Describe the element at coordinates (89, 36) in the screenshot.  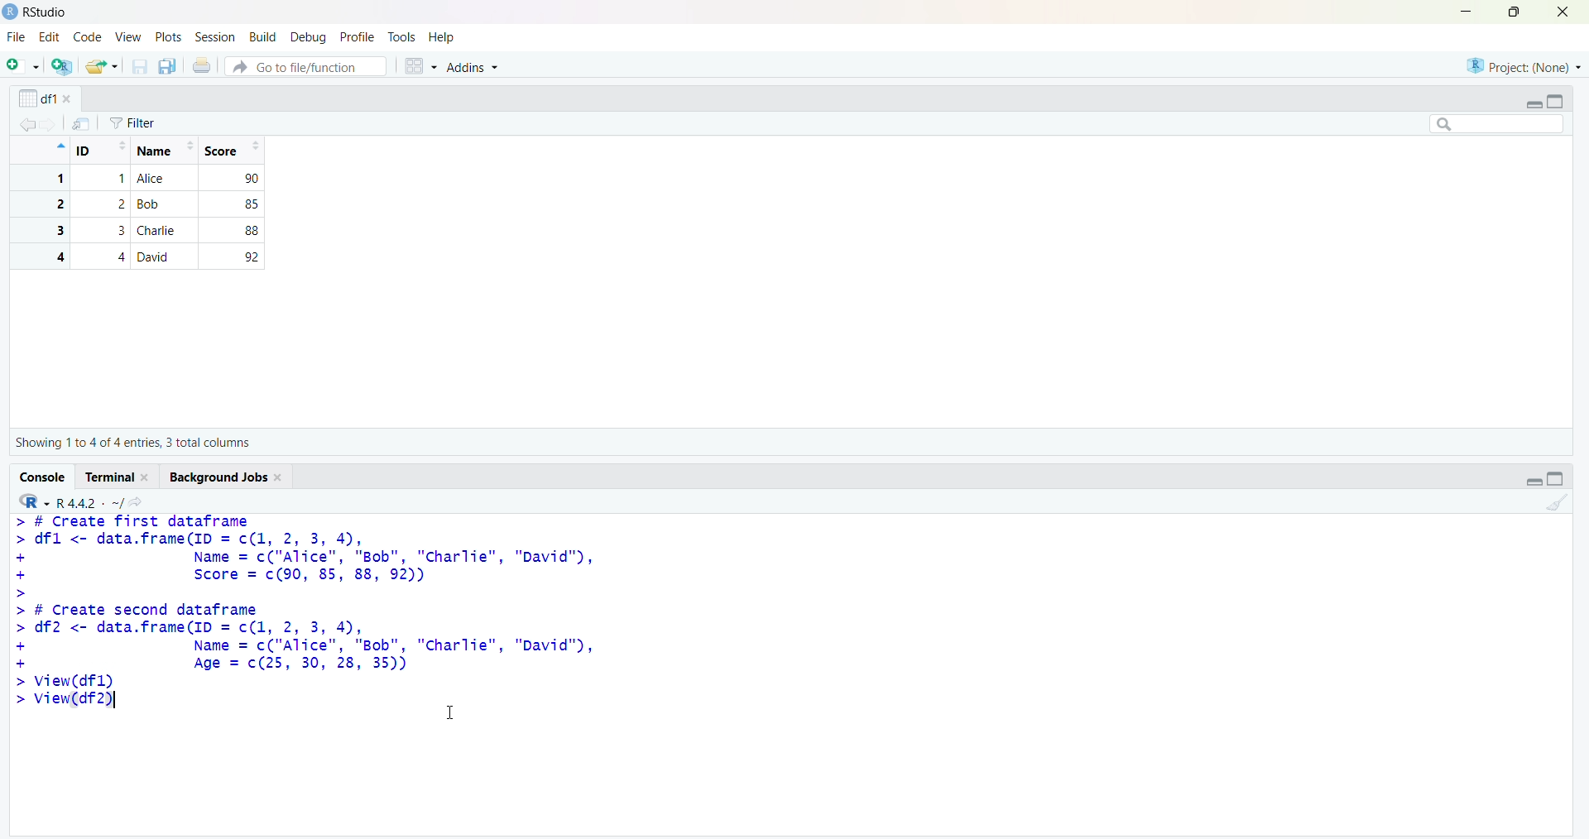
I see `code` at that location.